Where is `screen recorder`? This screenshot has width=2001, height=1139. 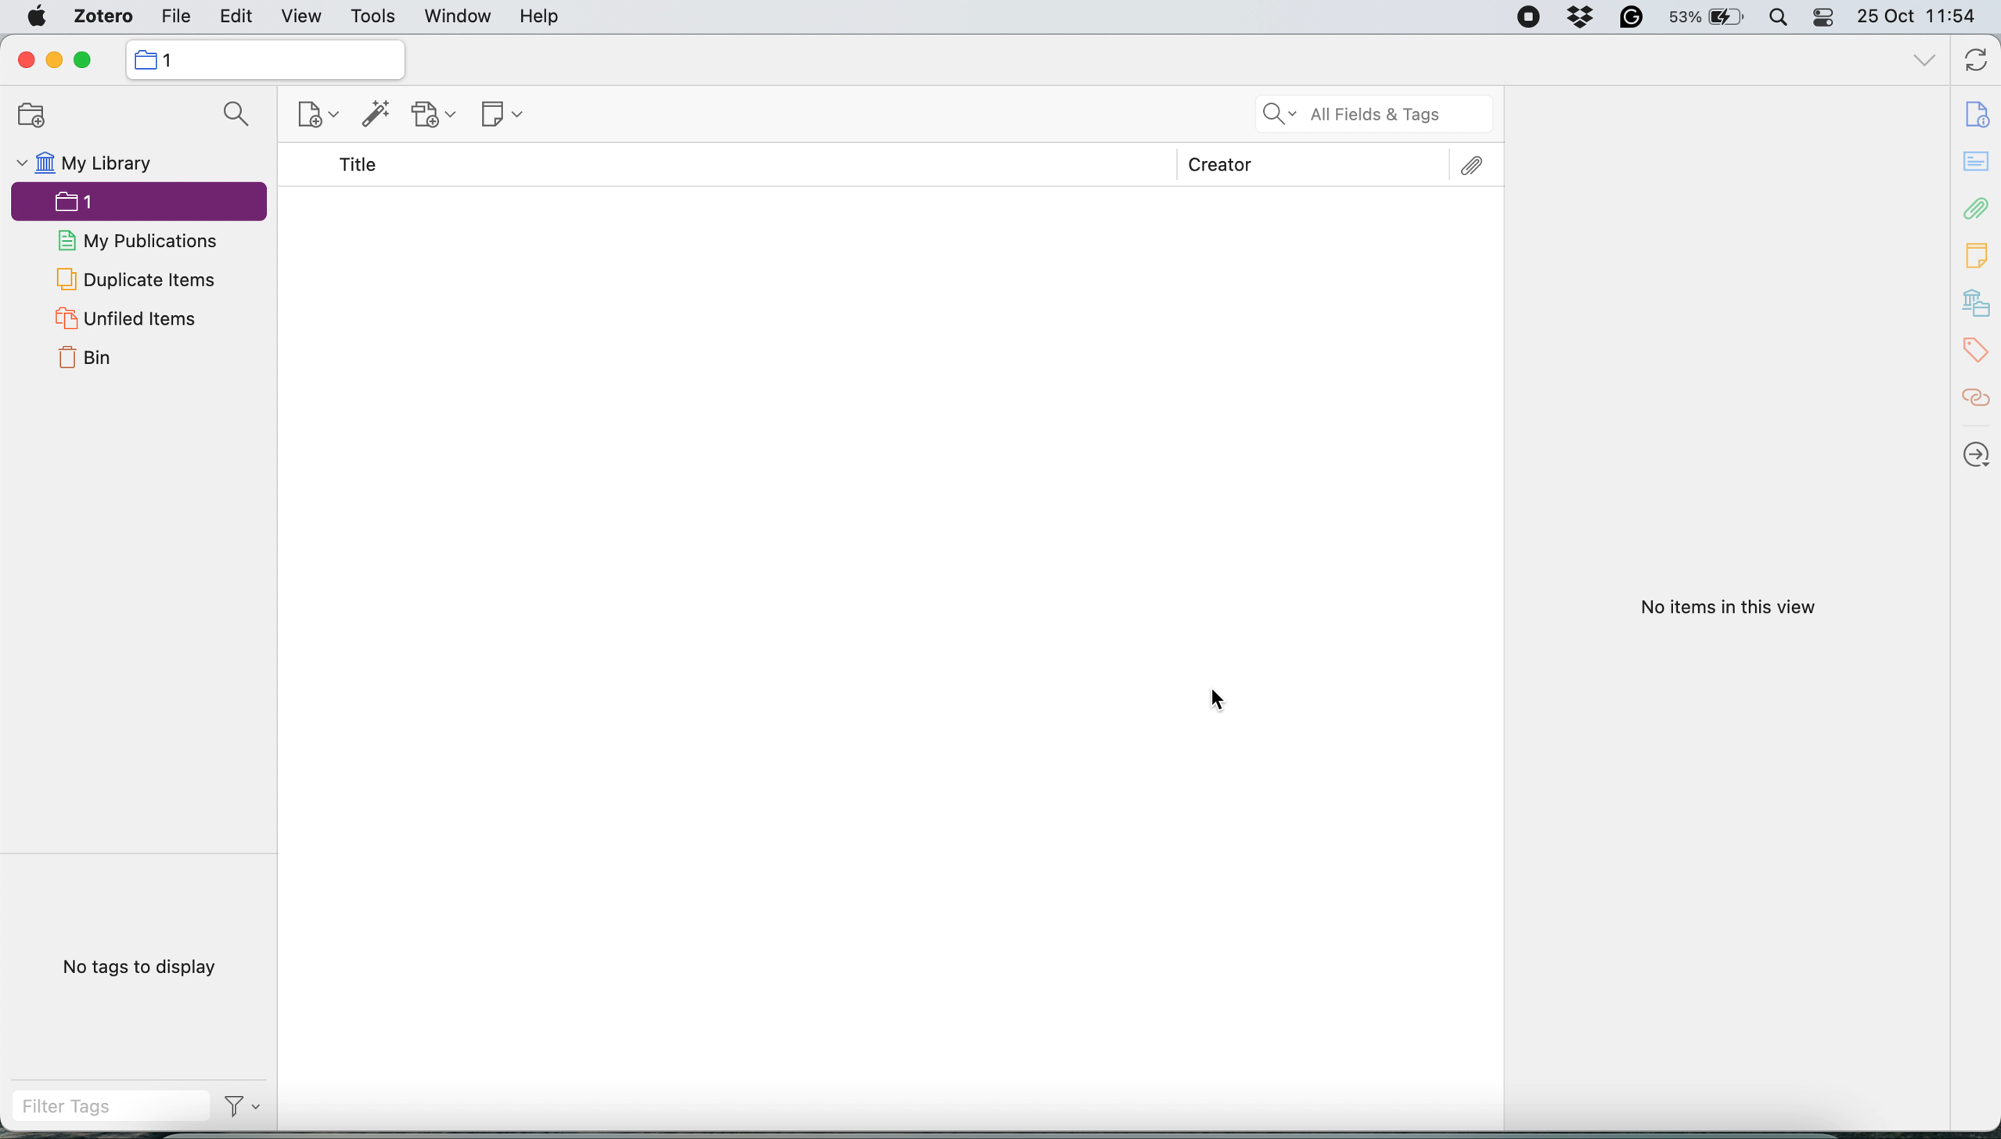
screen recorder is located at coordinates (1526, 17).